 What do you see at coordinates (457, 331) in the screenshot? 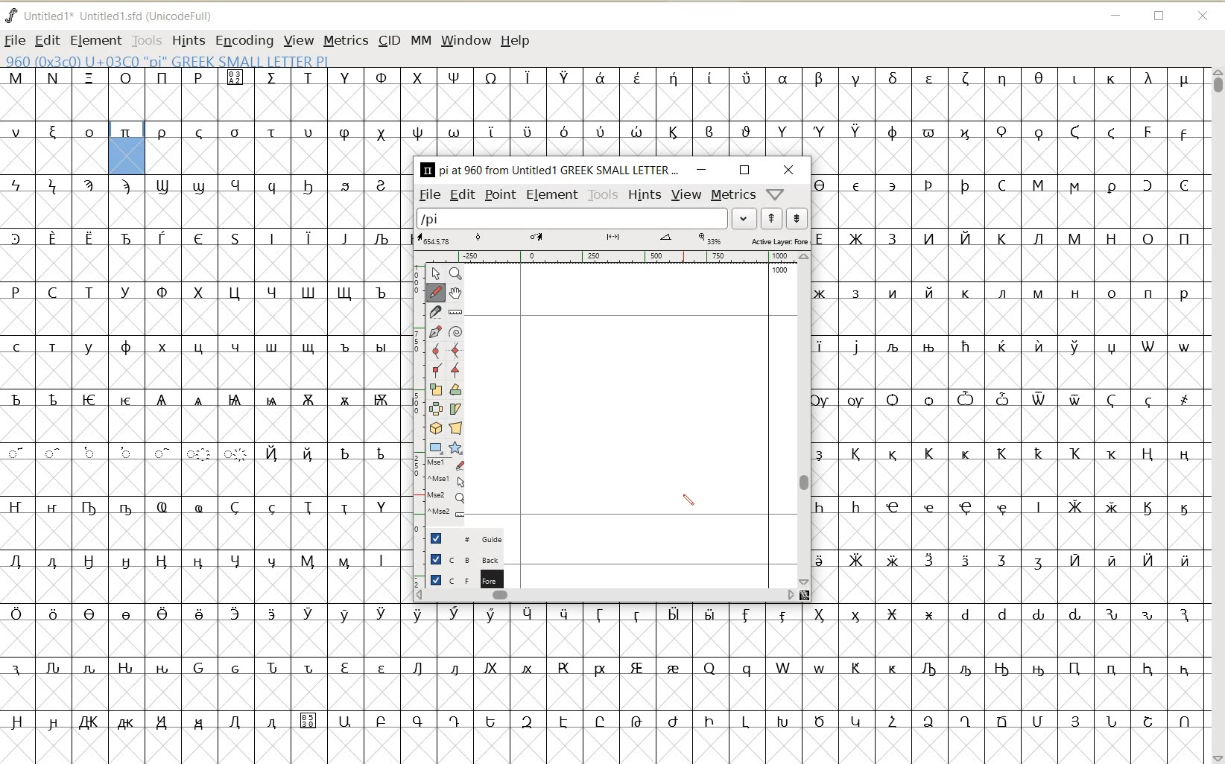
I see `change whether spiro is active or not` at bounding box center [457, 331].